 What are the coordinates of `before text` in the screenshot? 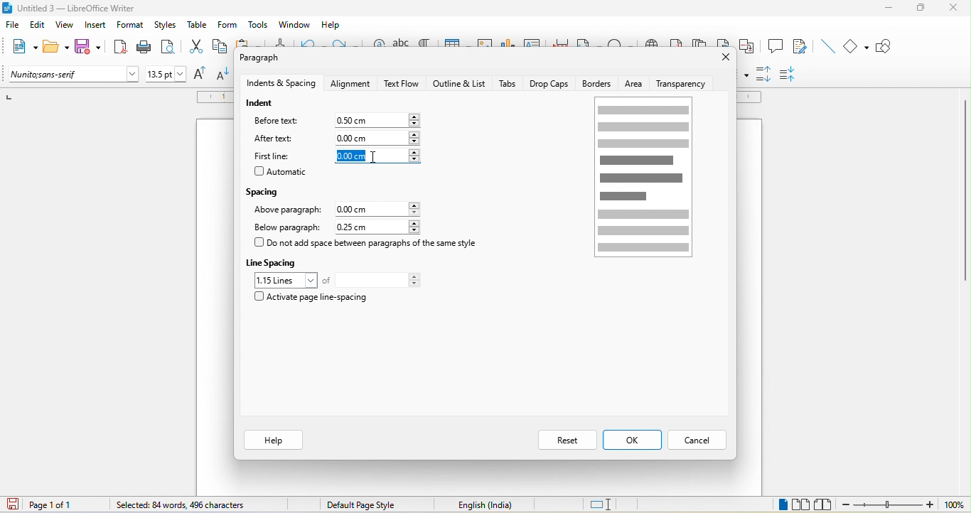 It's located at (278, 121).